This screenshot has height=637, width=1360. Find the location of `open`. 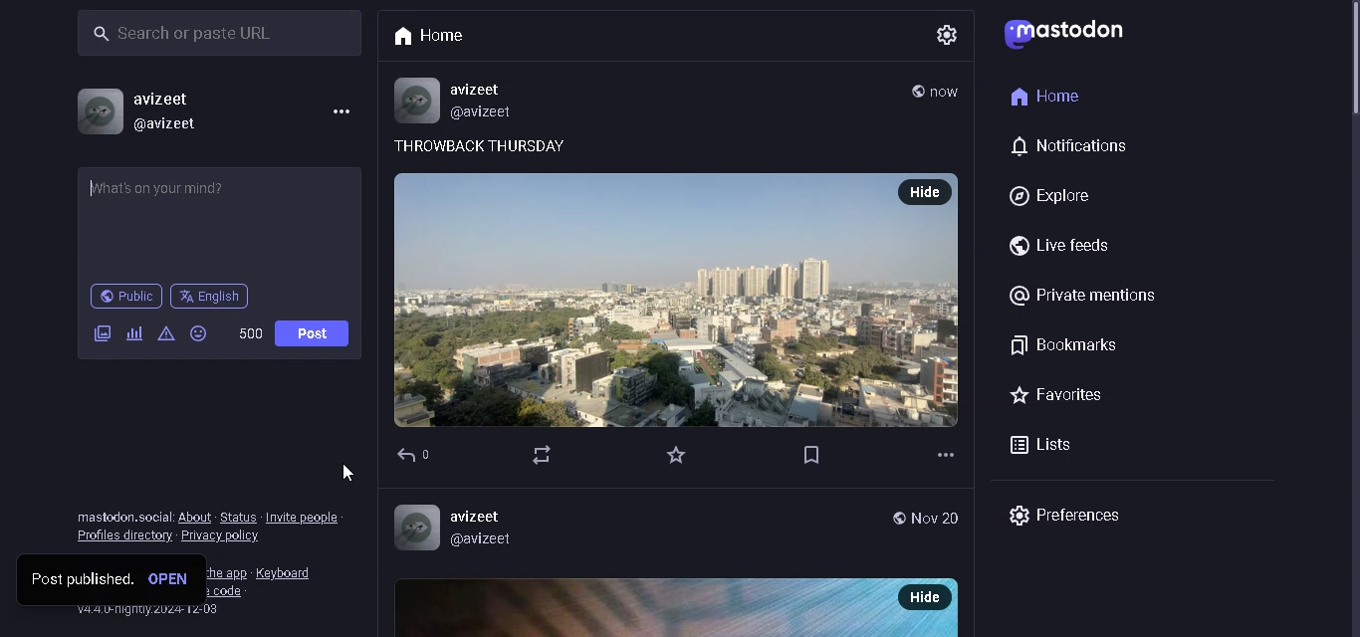

open is located at coordinates (173, 581).